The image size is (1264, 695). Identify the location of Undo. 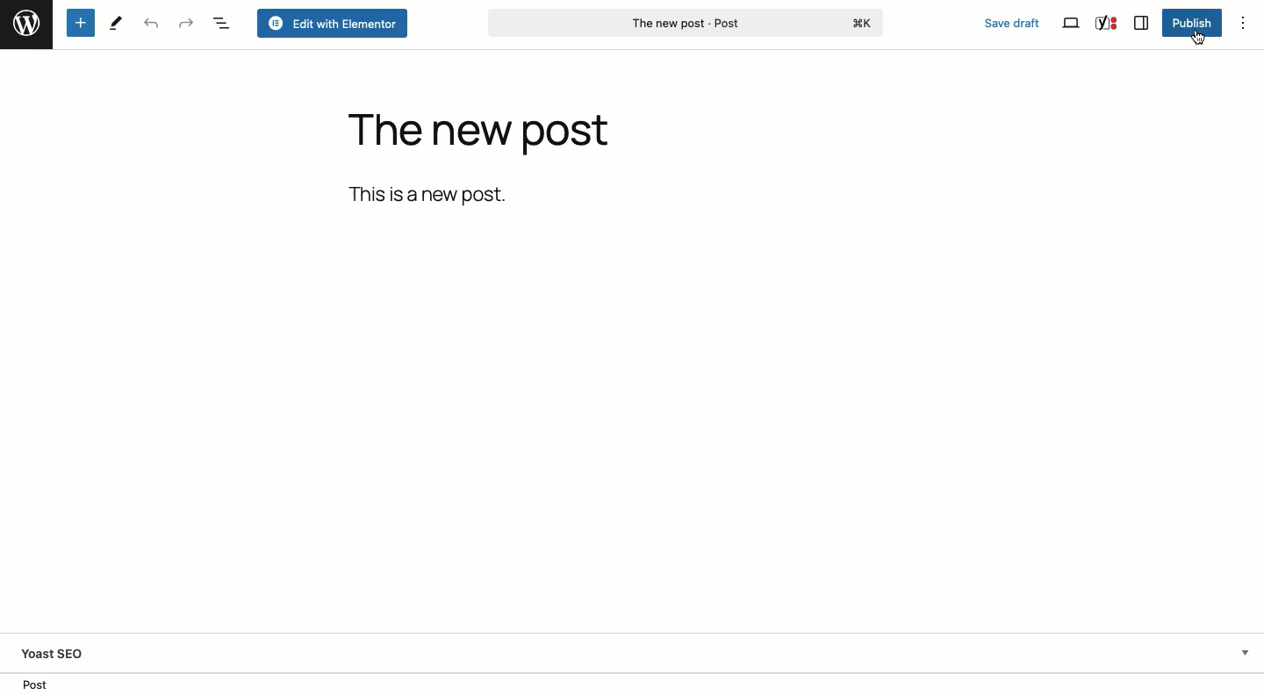
(151, 24).